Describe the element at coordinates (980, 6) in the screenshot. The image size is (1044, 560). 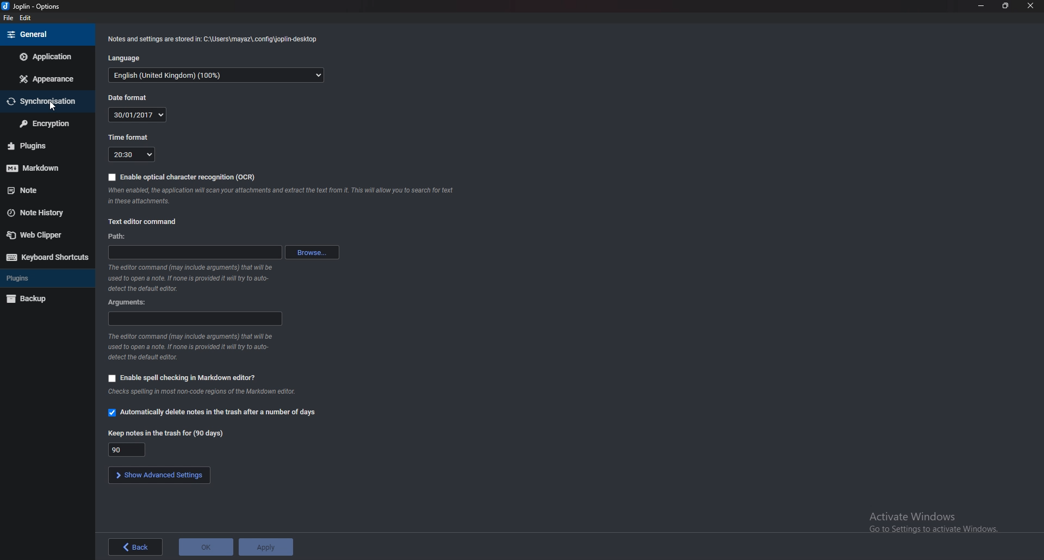
I see `minimize` at that location.